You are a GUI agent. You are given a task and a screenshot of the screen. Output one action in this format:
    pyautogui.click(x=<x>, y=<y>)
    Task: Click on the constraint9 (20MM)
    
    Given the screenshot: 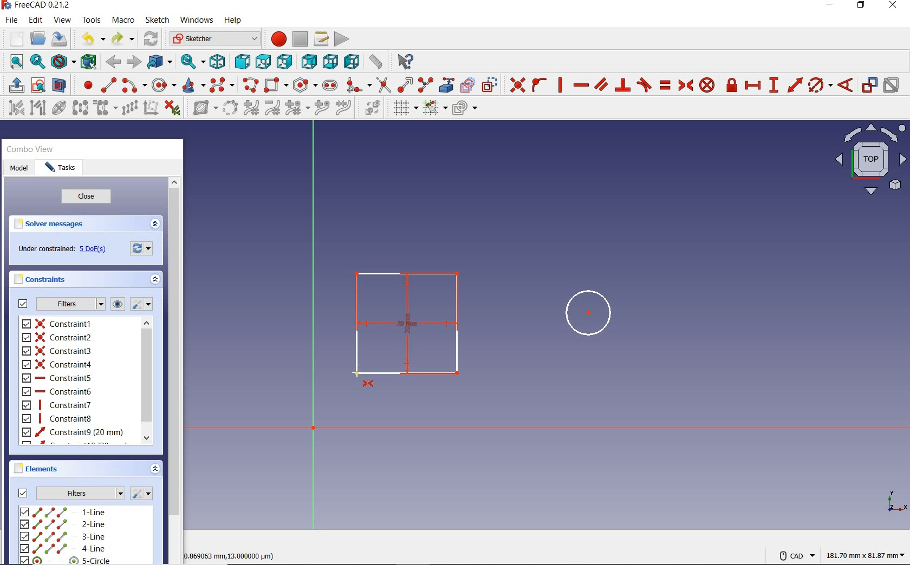 What is the action you would take?
    pyautogui.click(x=73, y=432)
    